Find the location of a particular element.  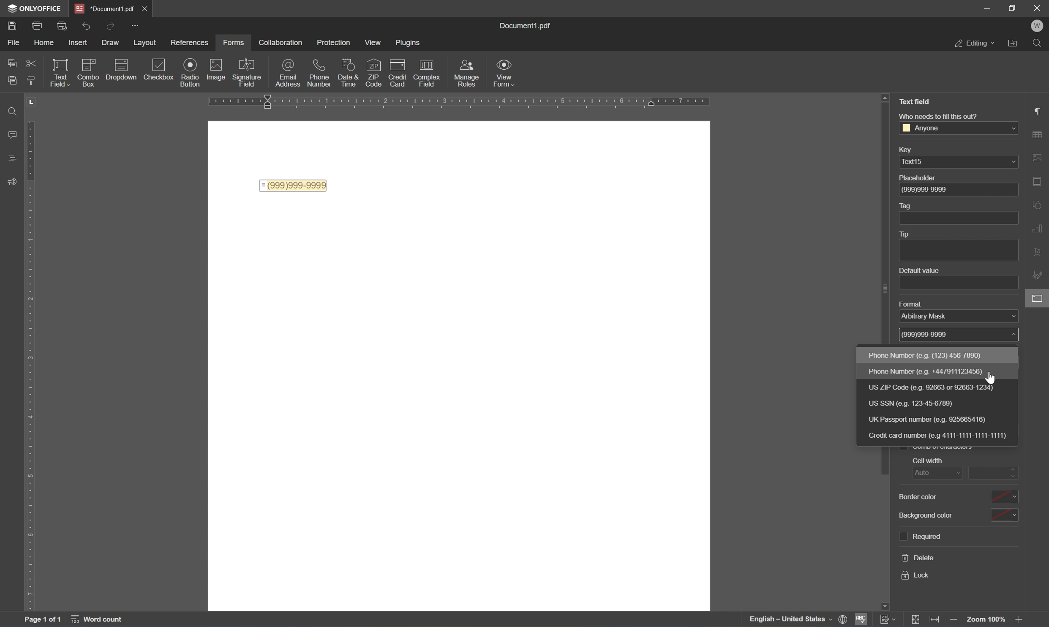

redo is located at coordinates (112, 26).